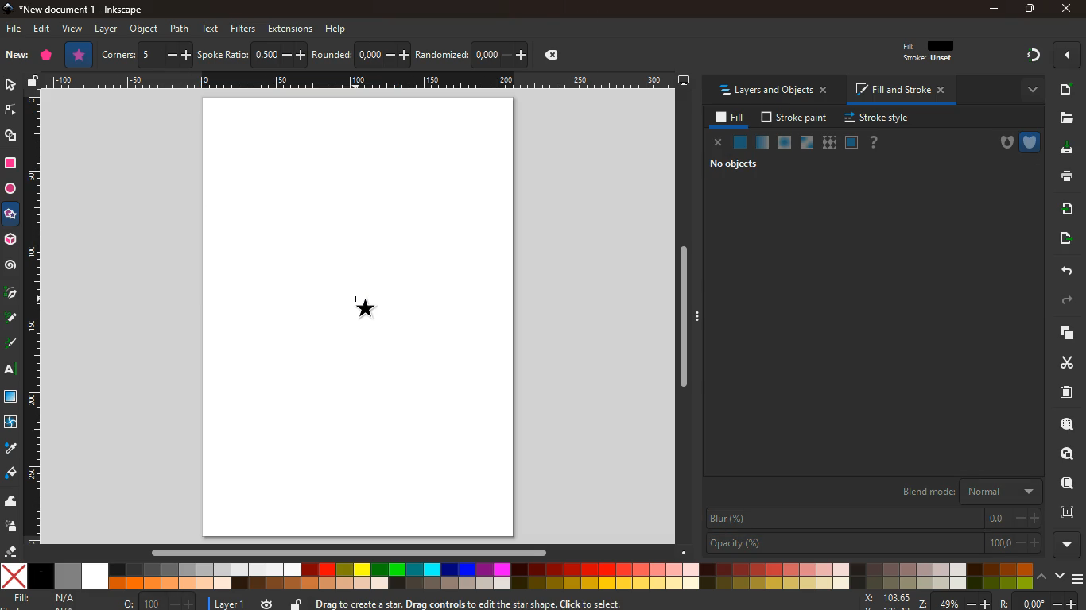 This screenshot has width=1086, height=610. What do you see at coordinates (1031, 142) in the screenshot?
I see `shield` at bounding box center [1031, 142].